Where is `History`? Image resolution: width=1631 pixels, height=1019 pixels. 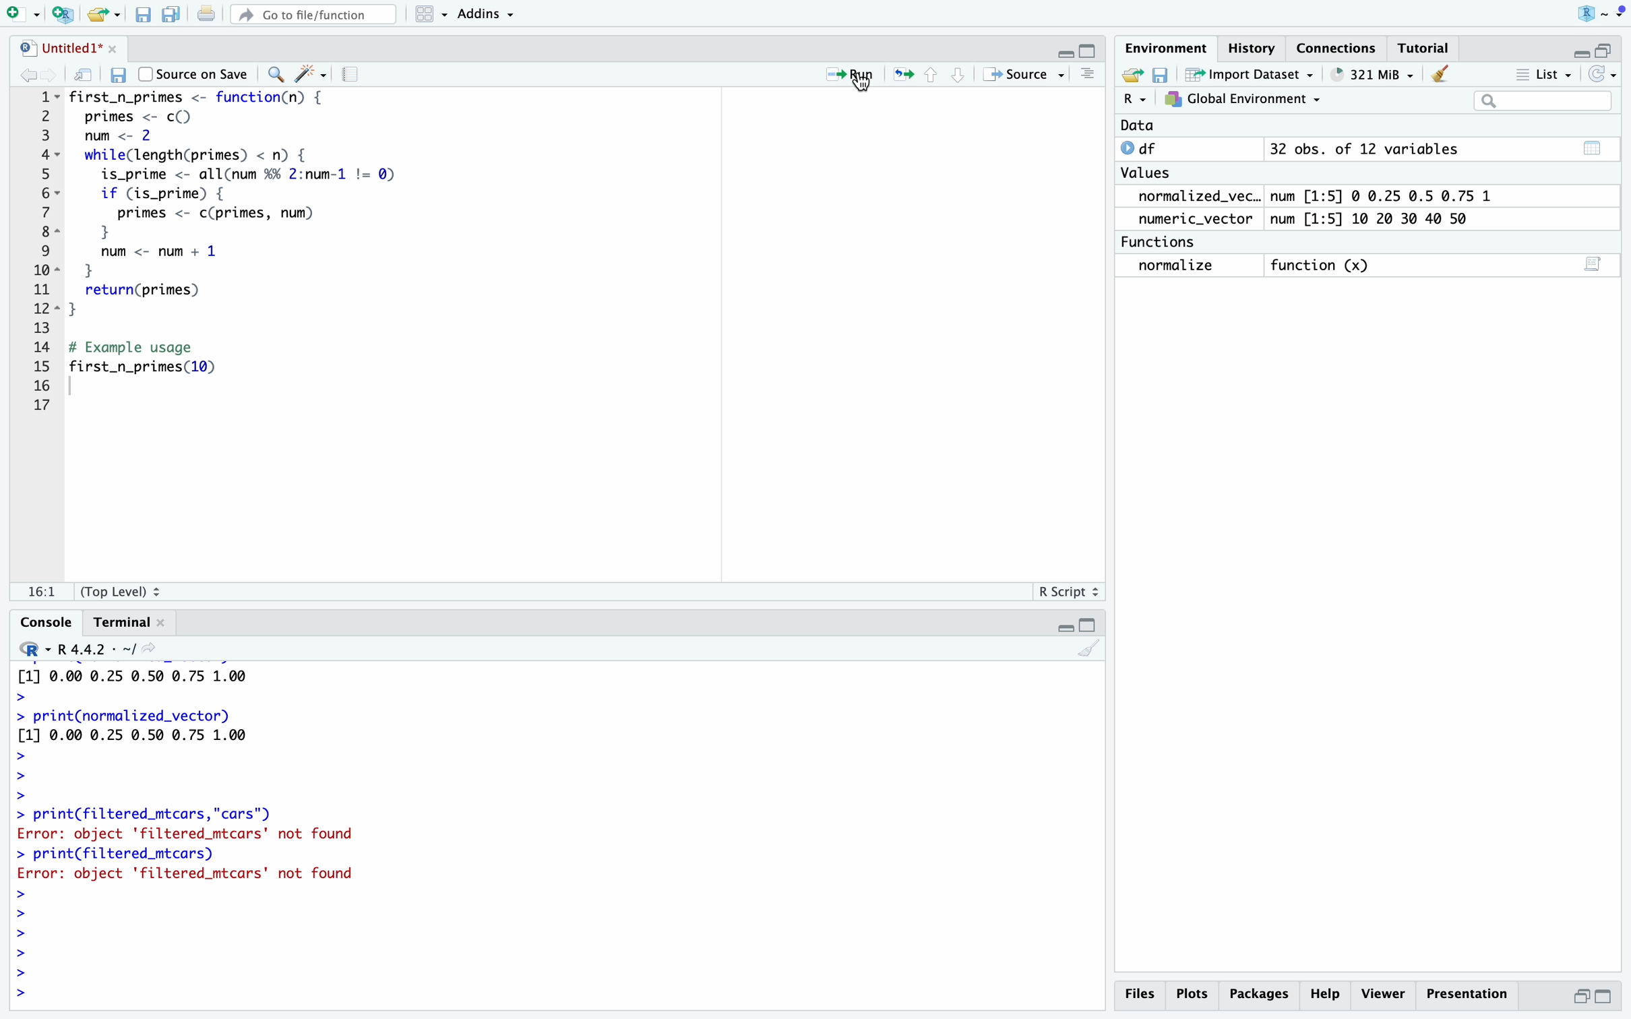 History is located at coordinates (1252, 44).